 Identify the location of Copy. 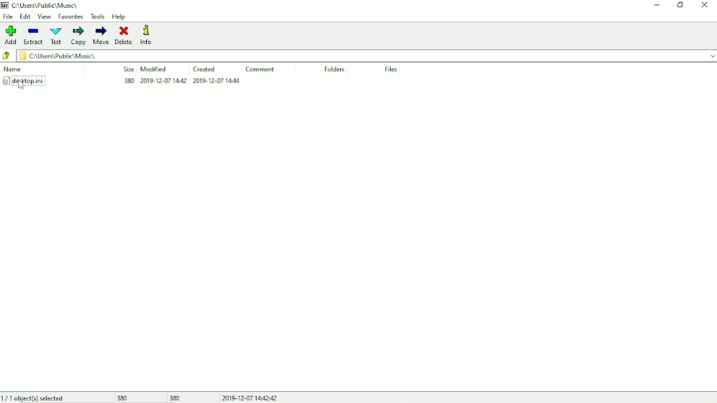
(79, 36).